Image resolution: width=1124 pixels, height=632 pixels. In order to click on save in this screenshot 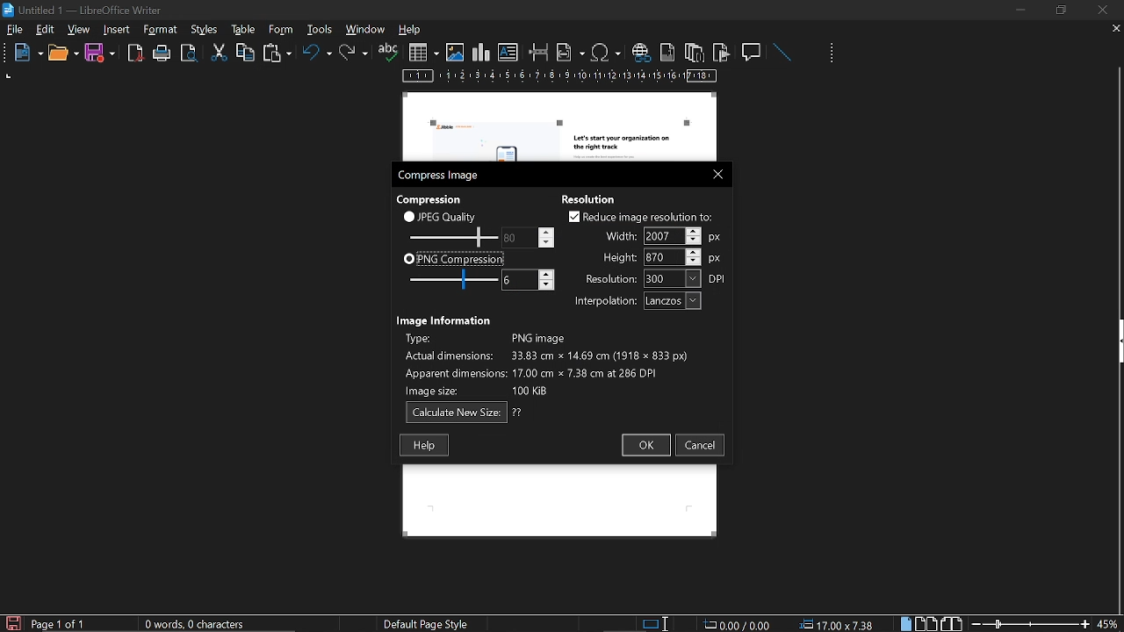, I will do `click(12, 622)`.